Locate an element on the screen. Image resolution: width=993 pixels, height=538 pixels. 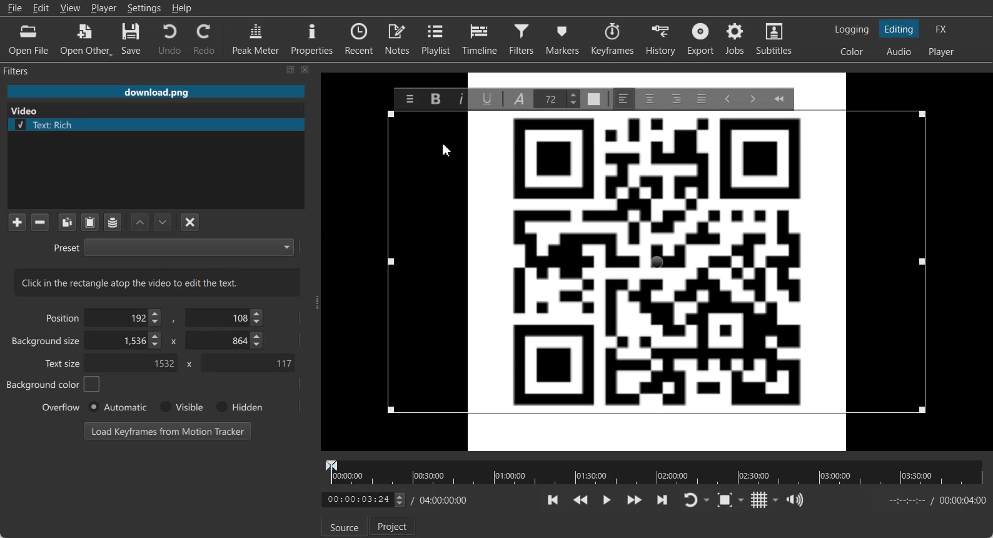
Right is located at coordinates (676, 98).